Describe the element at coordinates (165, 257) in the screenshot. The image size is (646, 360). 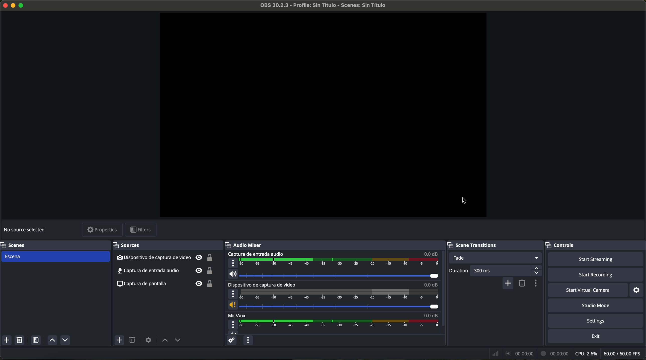
I see `video capture device` at that location.